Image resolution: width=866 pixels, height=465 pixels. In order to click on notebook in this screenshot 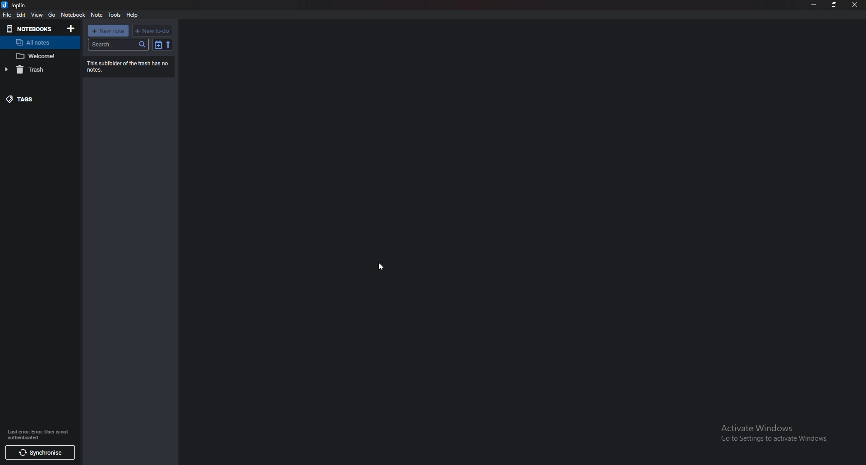, I will do `click(74, 14)`.